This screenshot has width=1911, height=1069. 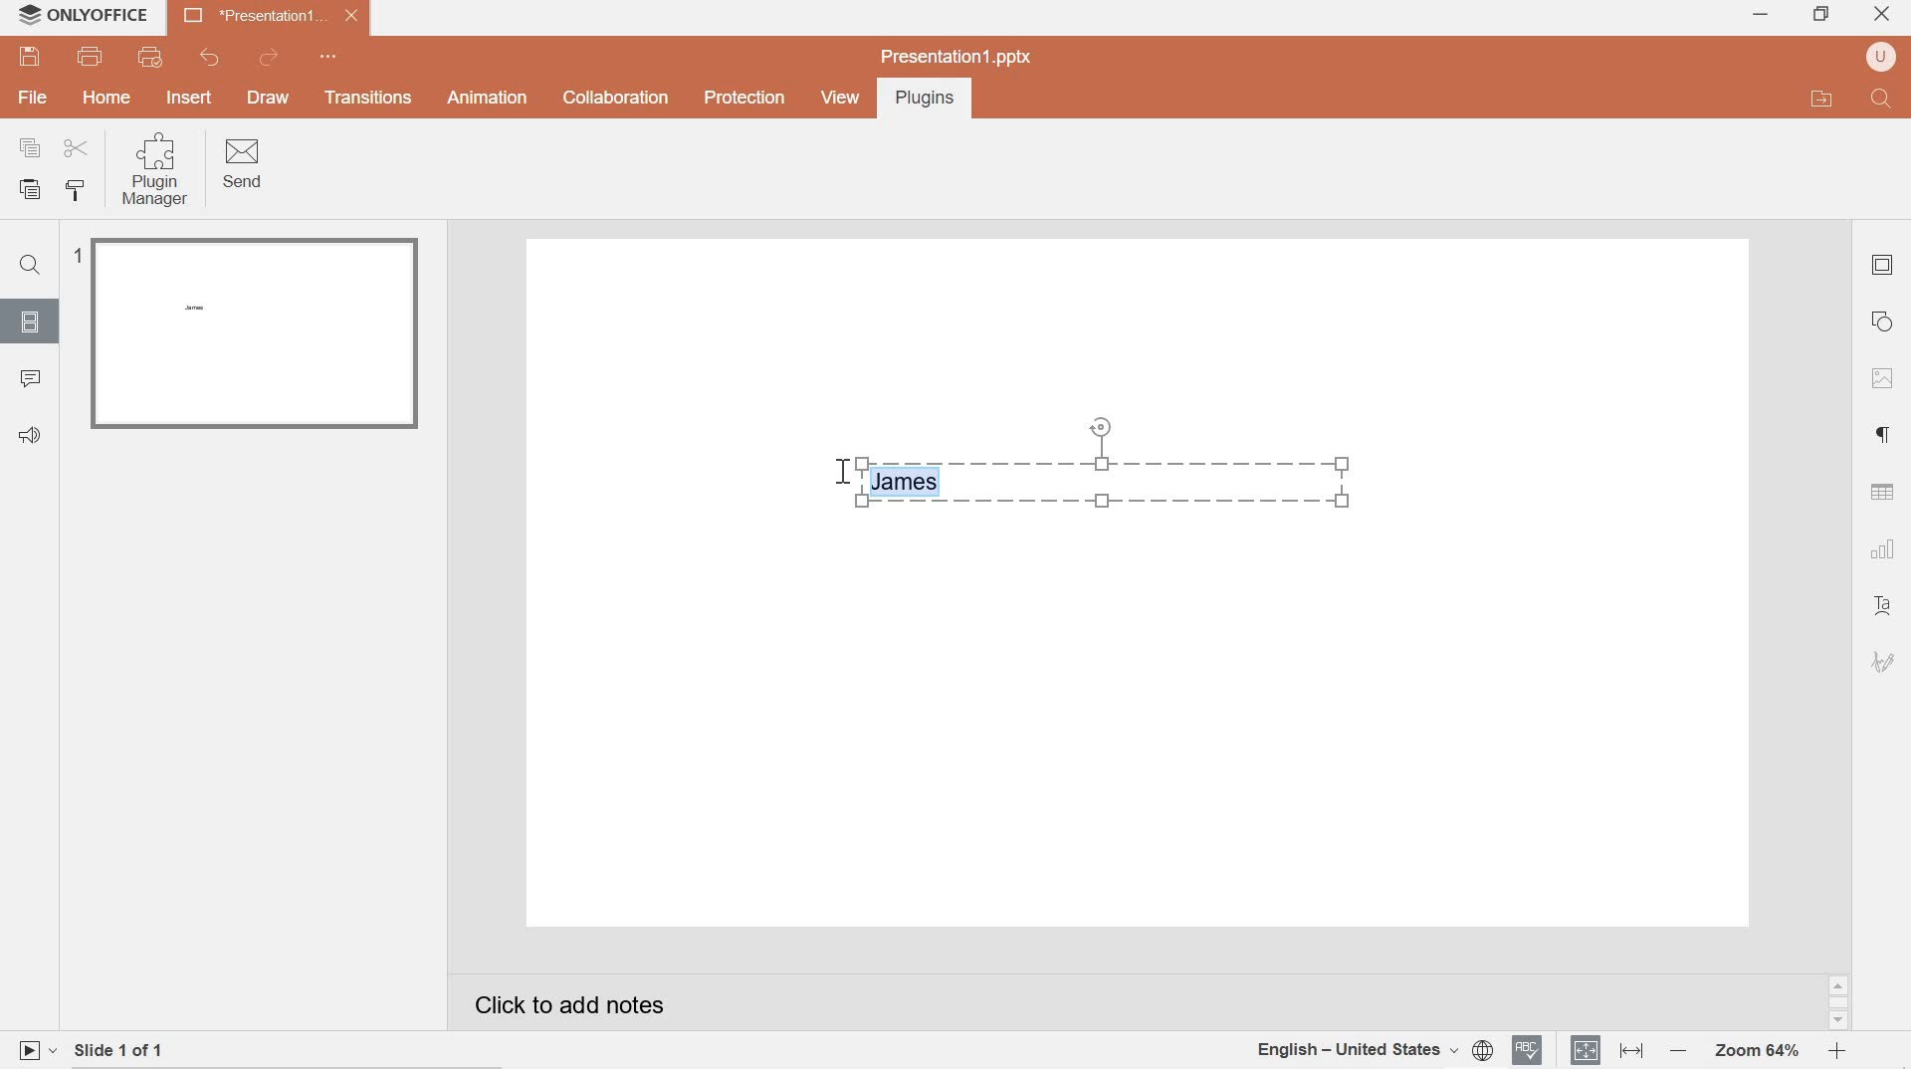 I want to click on undo, so click(x=206, y=58).